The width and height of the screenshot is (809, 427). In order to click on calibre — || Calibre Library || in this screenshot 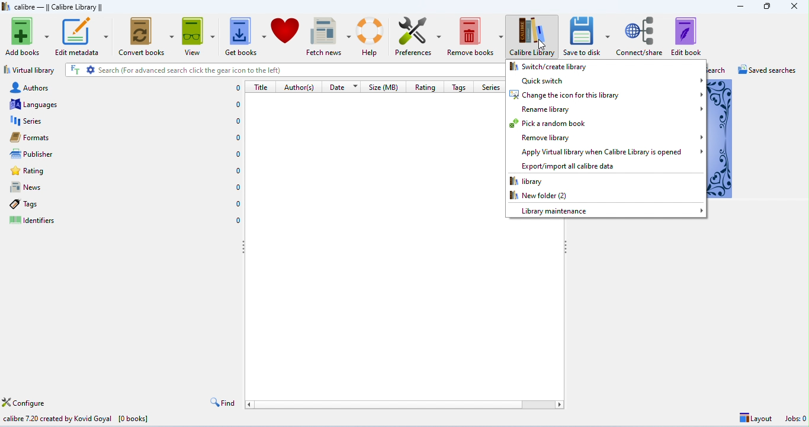, I will do `click(61, 8)`.